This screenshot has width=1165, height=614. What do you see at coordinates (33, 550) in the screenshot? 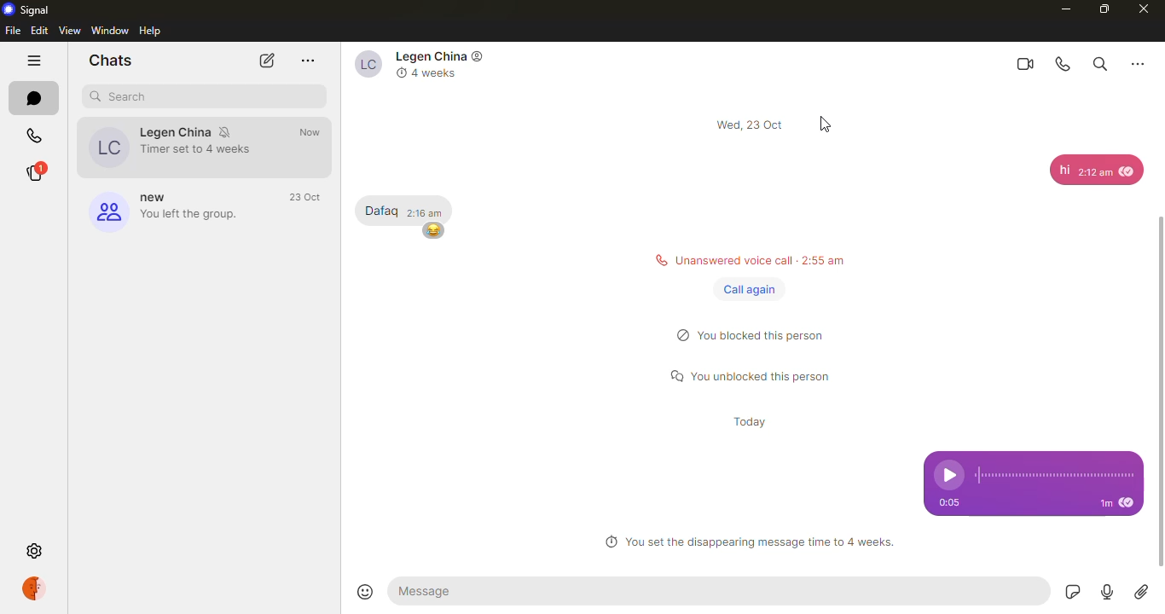
I see `settings` at bounding box center [33, 550].